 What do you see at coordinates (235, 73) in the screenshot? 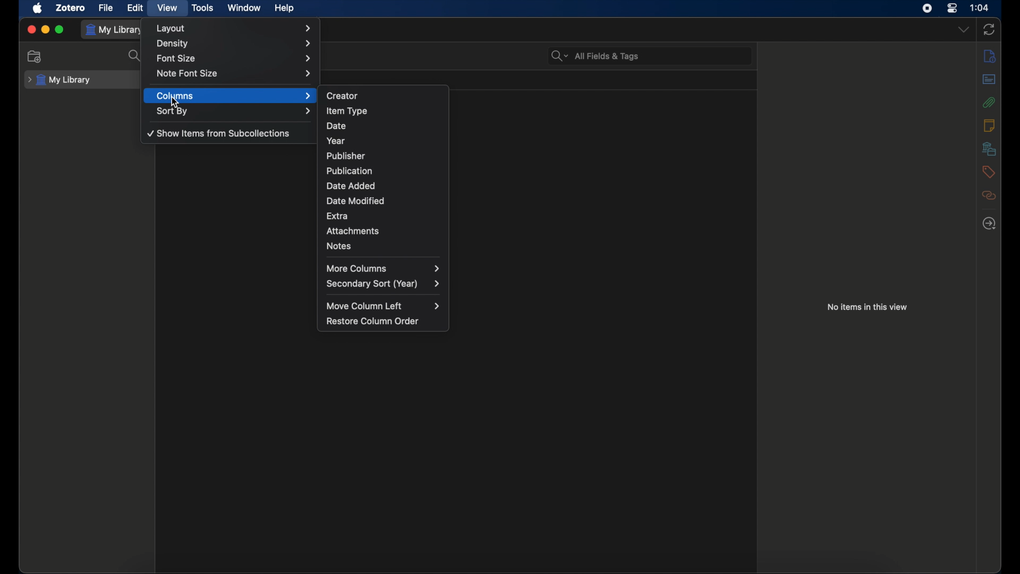
I see `note font size` at bounding box center [235, 73].